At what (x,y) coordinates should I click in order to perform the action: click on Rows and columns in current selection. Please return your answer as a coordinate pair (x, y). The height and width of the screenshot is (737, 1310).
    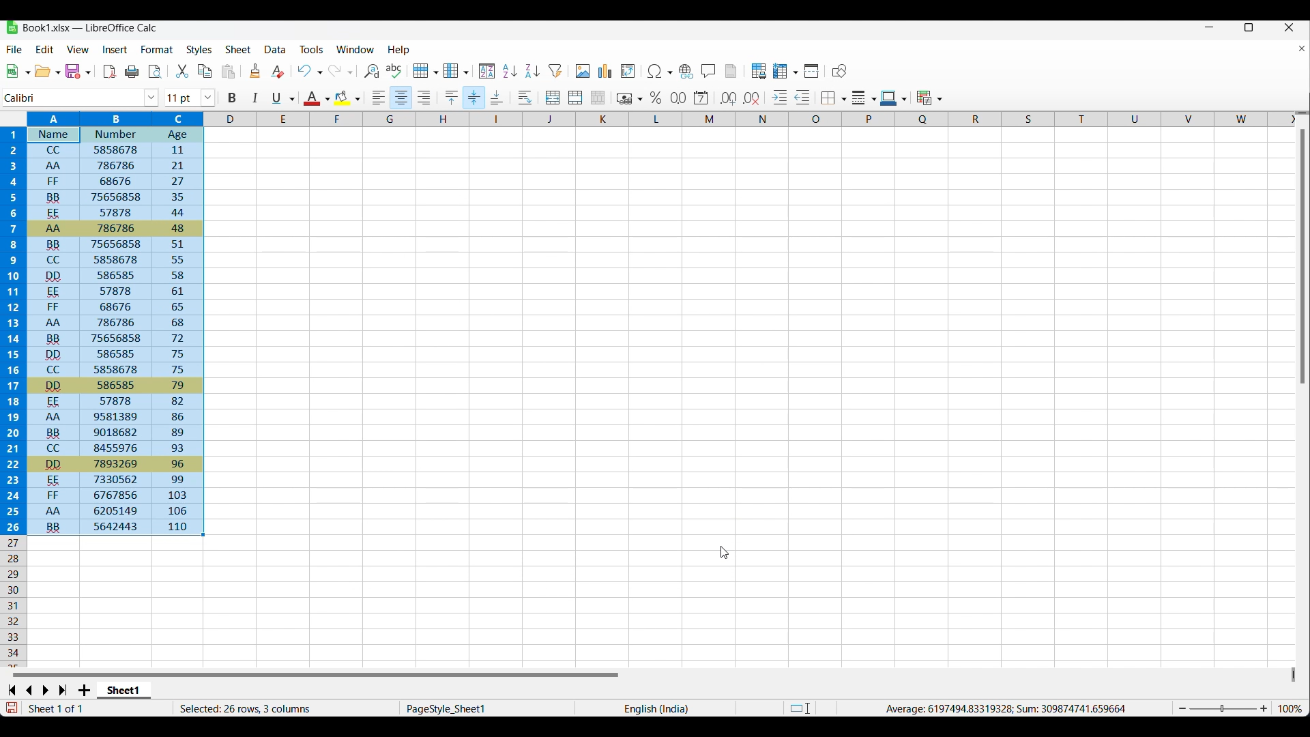
    Looking at the image, I should click on (285, 708).